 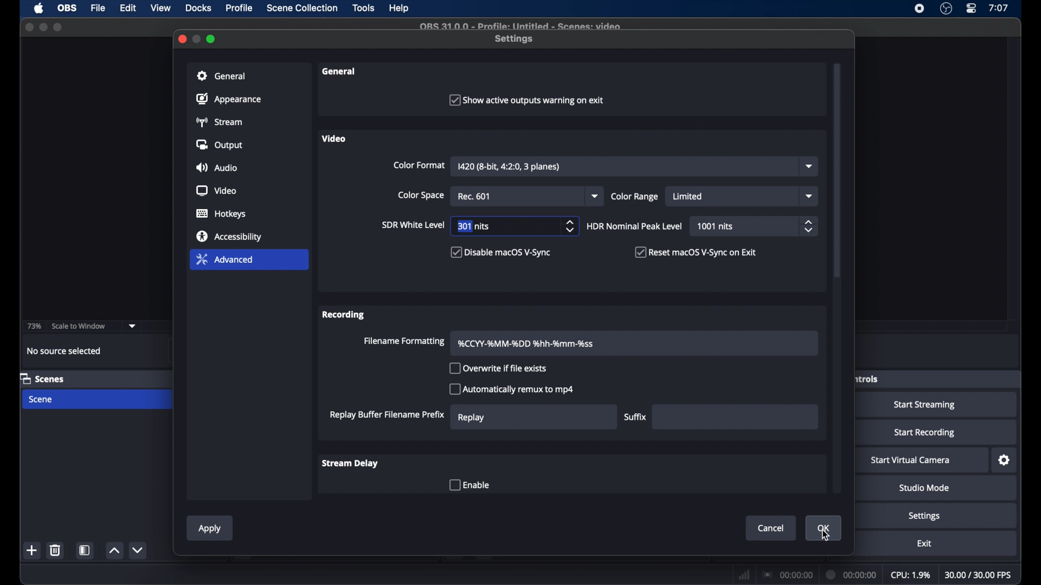 I want to click on cpu, so click(x=911, y=575).